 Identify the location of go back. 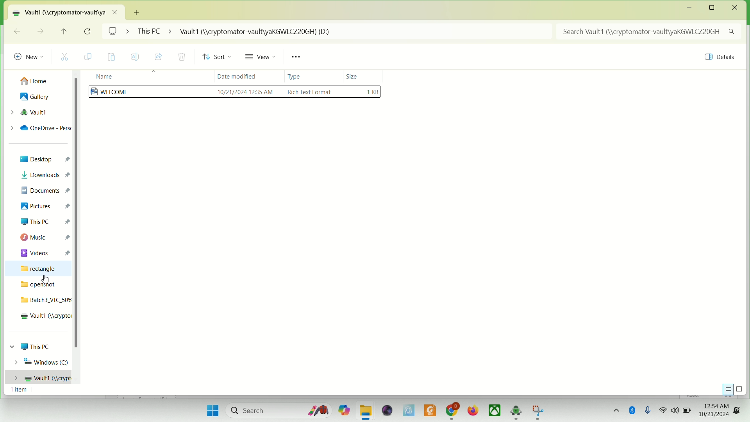
(17, 31).